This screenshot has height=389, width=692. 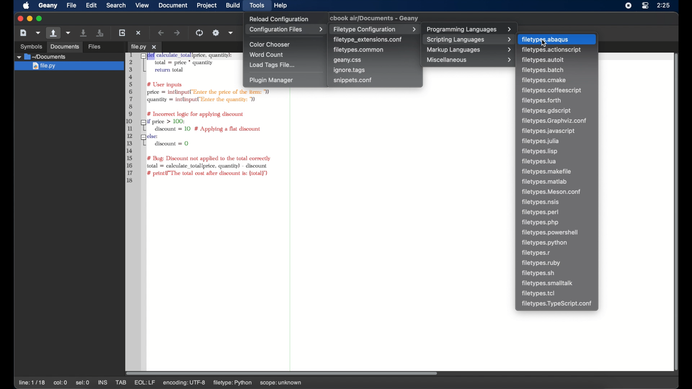 What do you see at coordinates (549, 131) in the screenshot?
I see `filetypes` at bounding box center [549, 131].